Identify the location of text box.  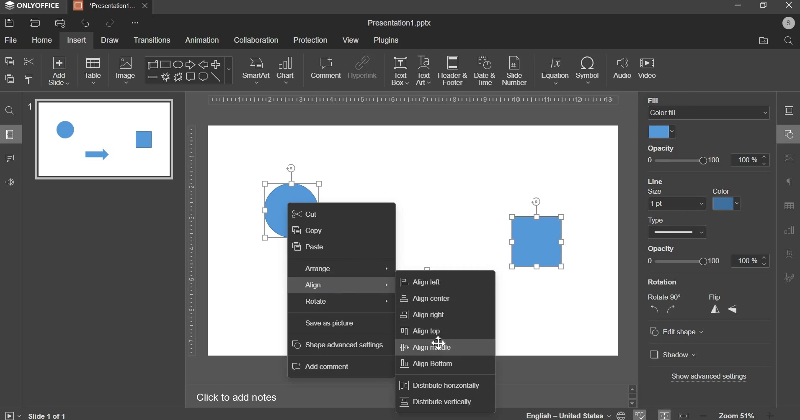
(400, 71).